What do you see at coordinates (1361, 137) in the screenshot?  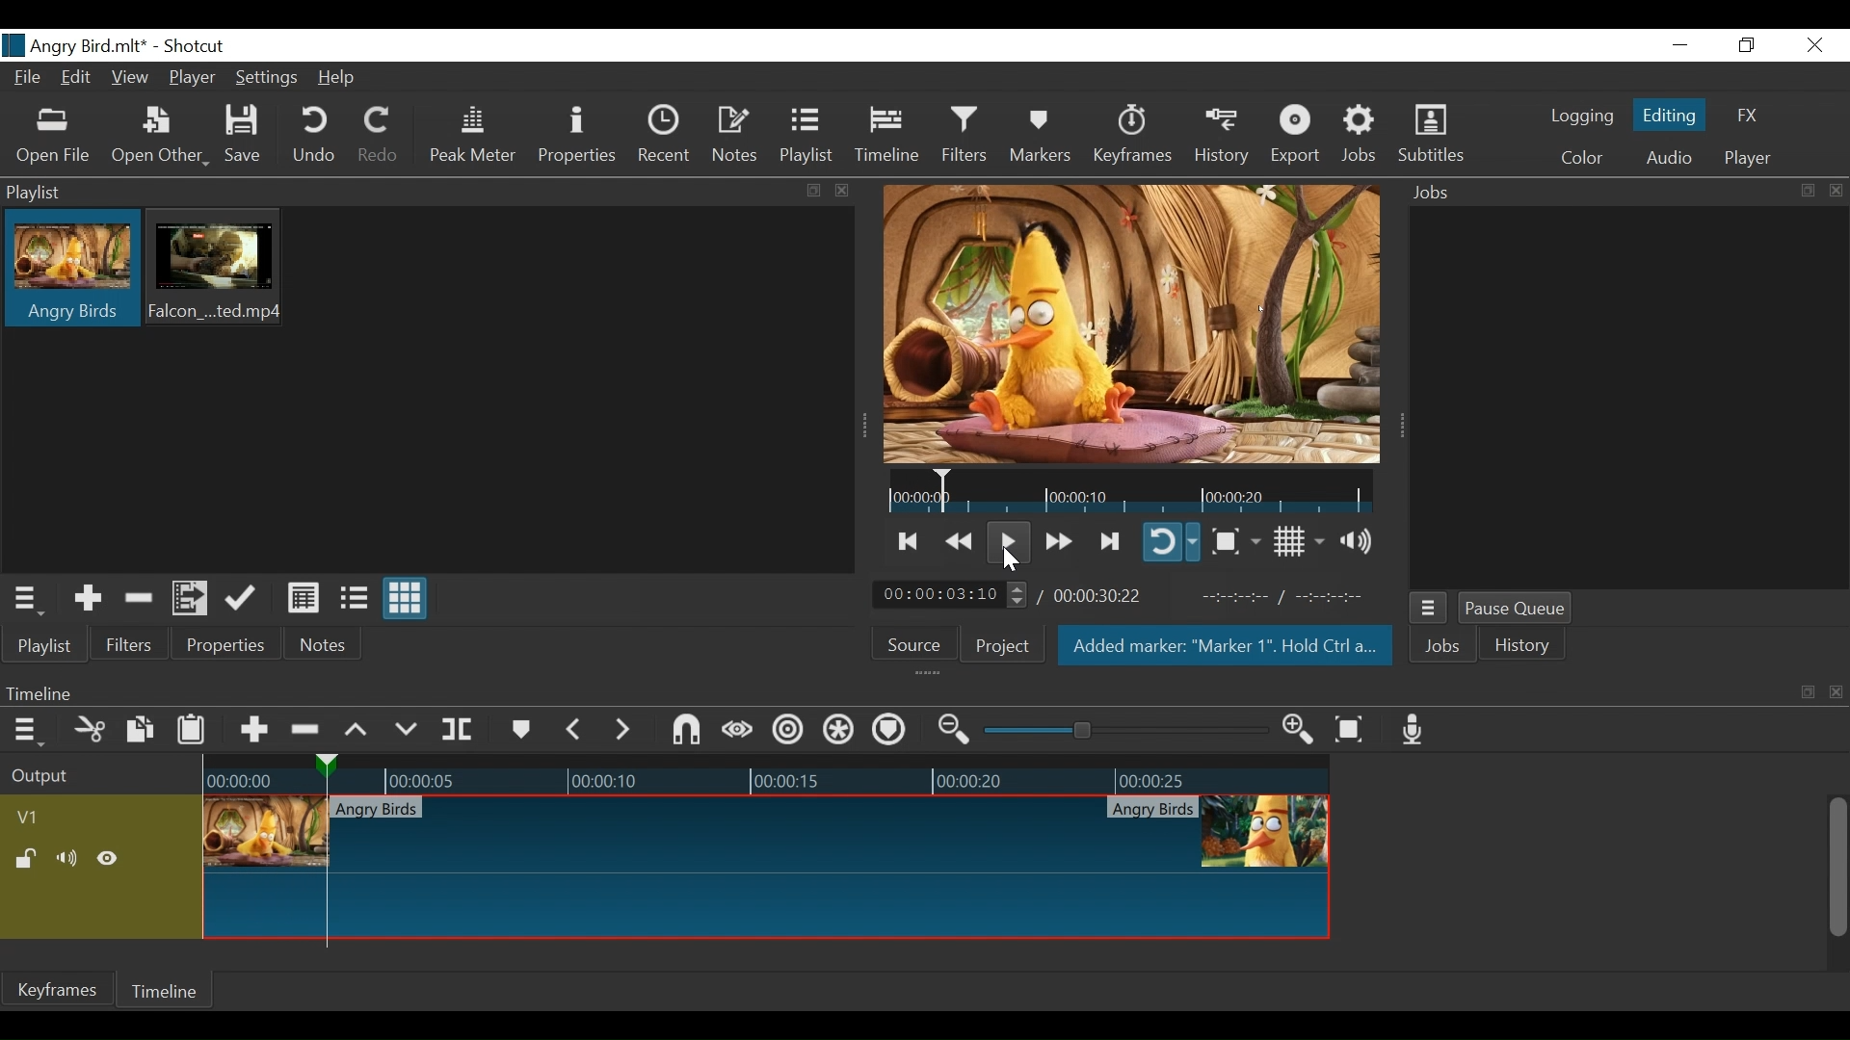 I see `Jobs` at bounding box center [1361, 137].